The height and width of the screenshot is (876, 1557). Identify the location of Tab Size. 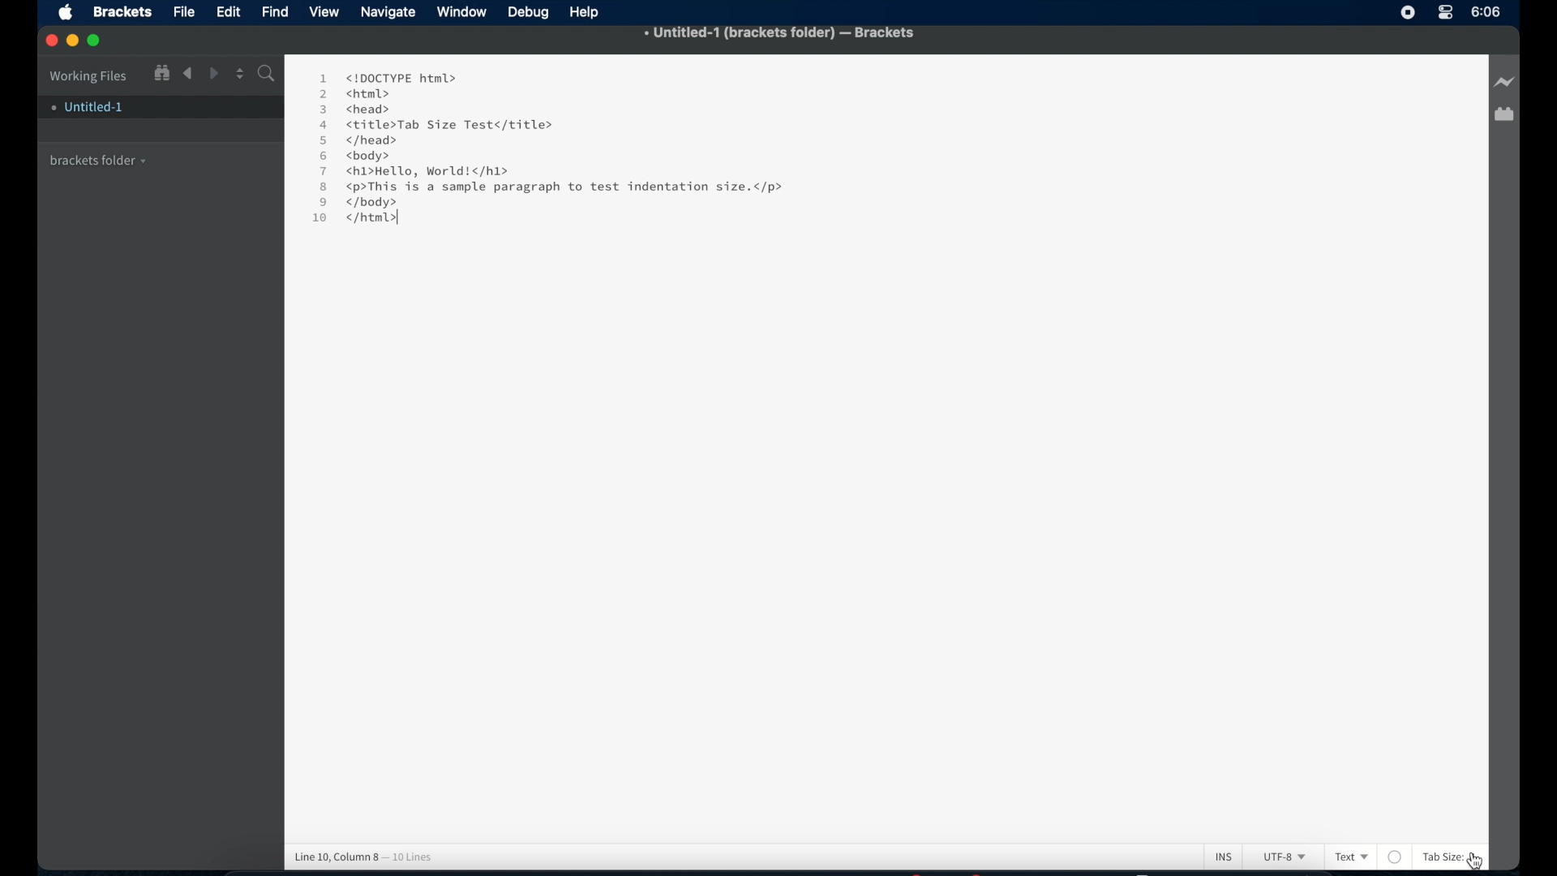
(1441, 857).